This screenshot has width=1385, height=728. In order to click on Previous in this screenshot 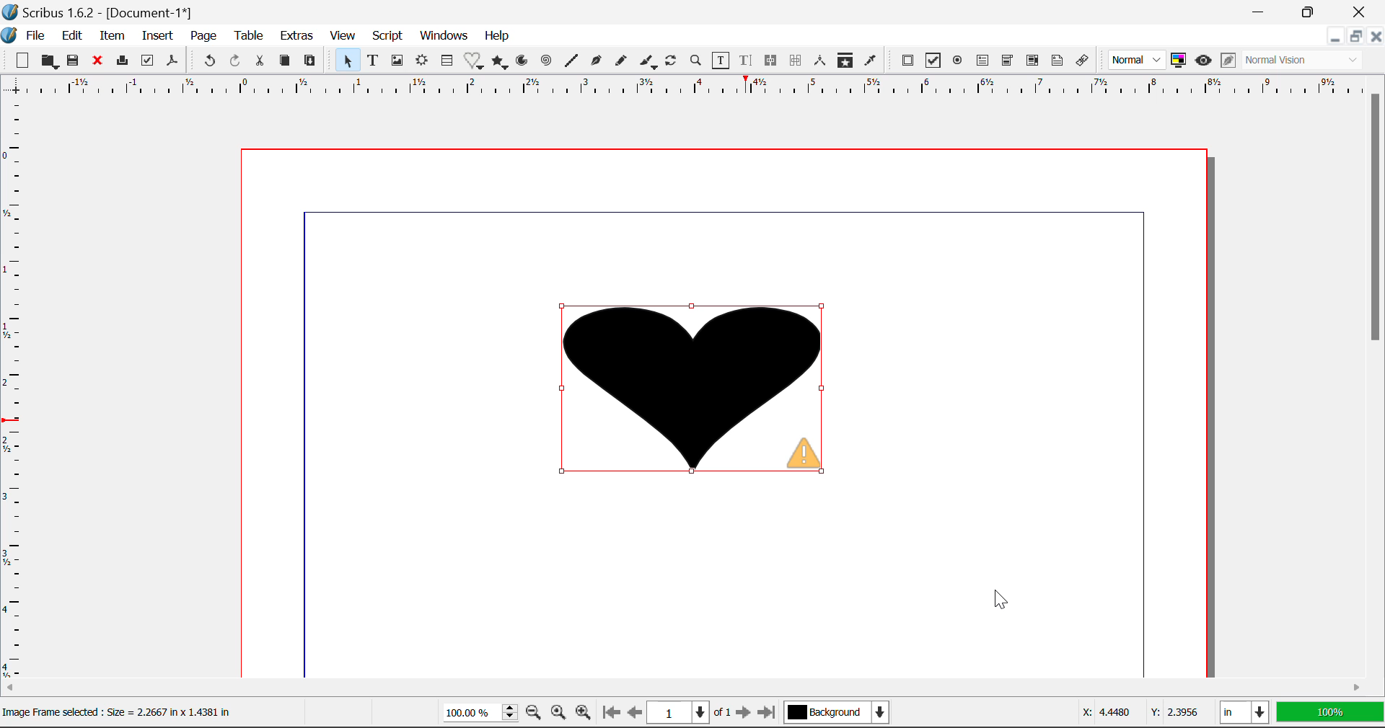, I will do `click(636, 714)`.